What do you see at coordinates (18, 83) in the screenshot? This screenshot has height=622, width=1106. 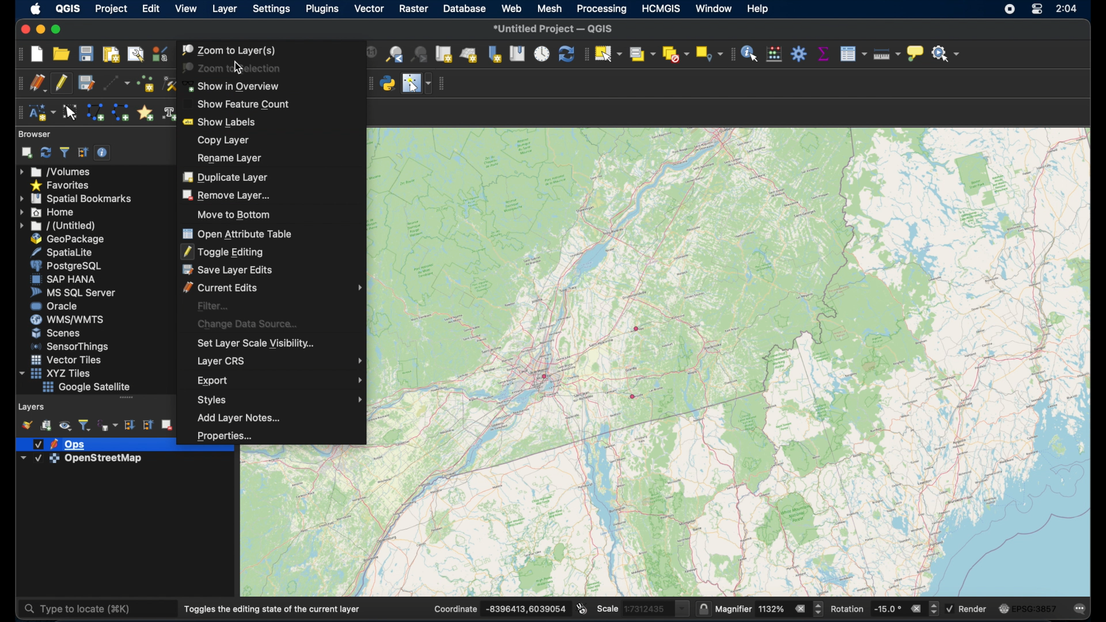 I see `digitizing toolbar` at bounding box center [18, 83].